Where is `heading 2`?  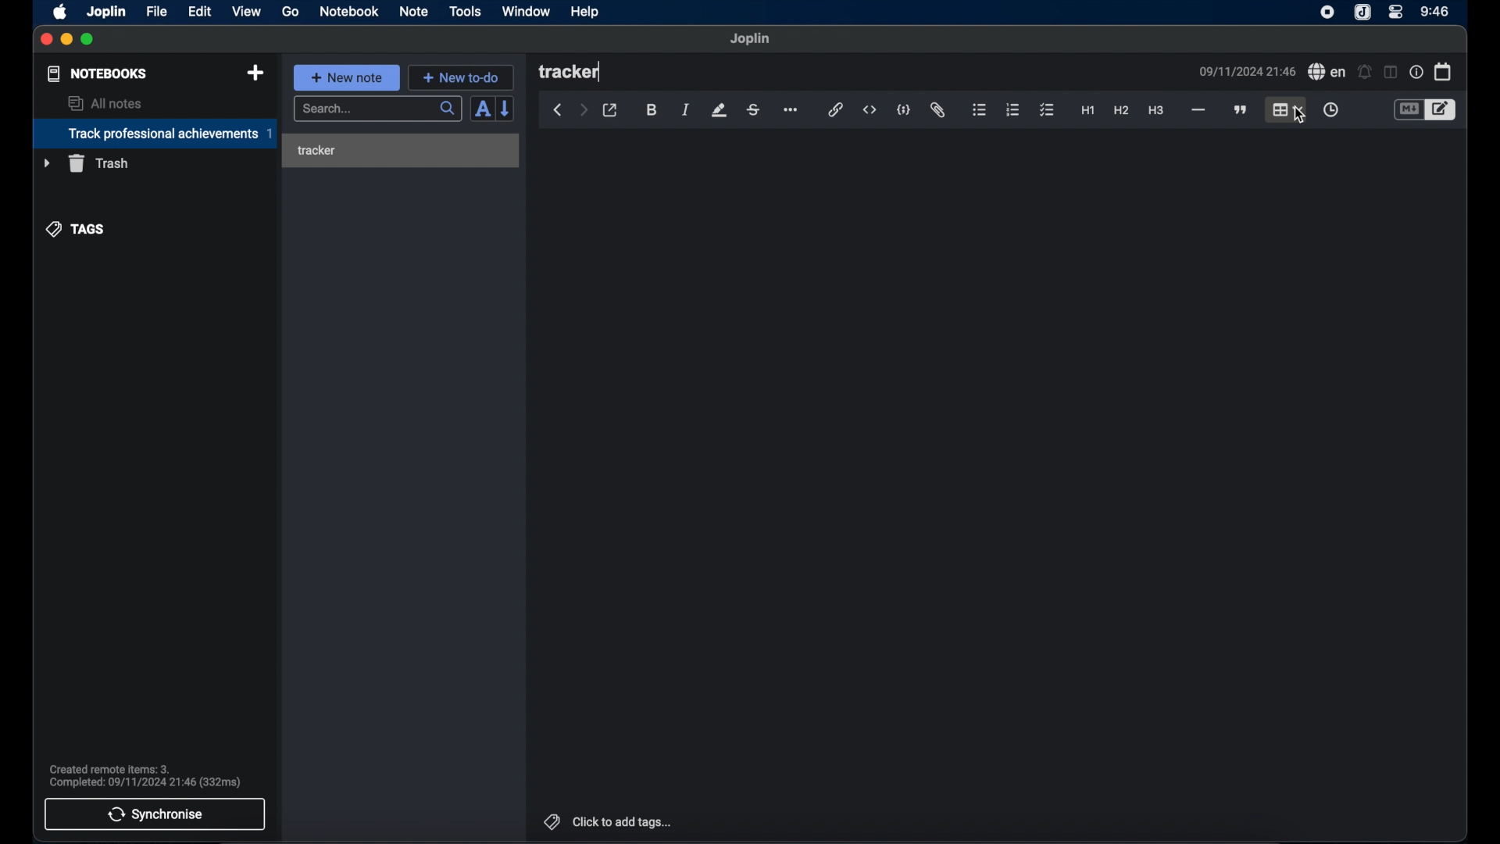 heading 2 is located at coordinates (1121, 111).